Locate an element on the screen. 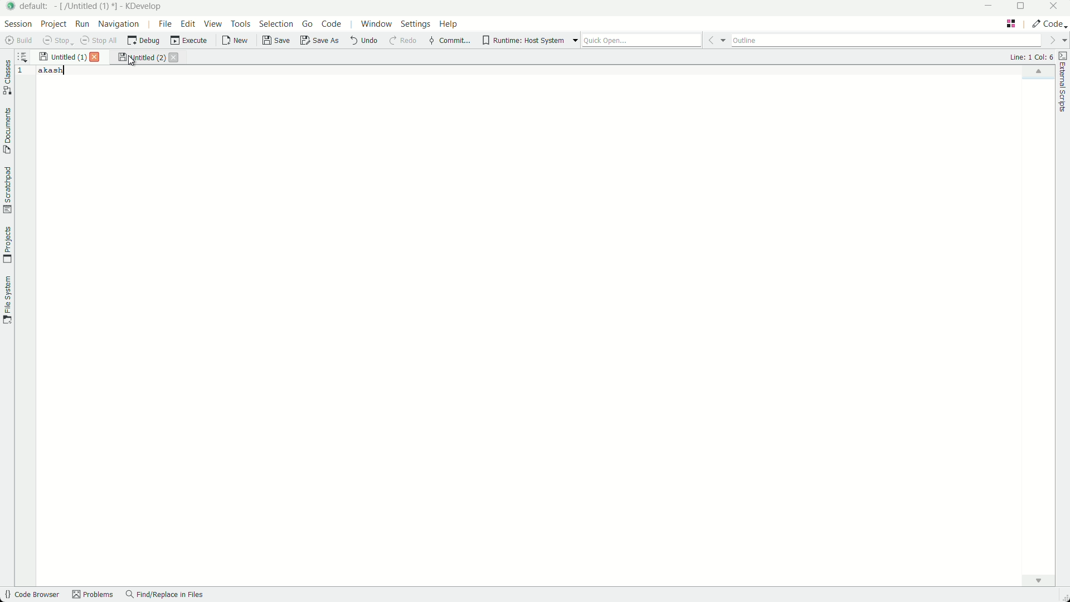 This screenshot has height=602, width=1070. change layout is located at coordinates (1011, 25).